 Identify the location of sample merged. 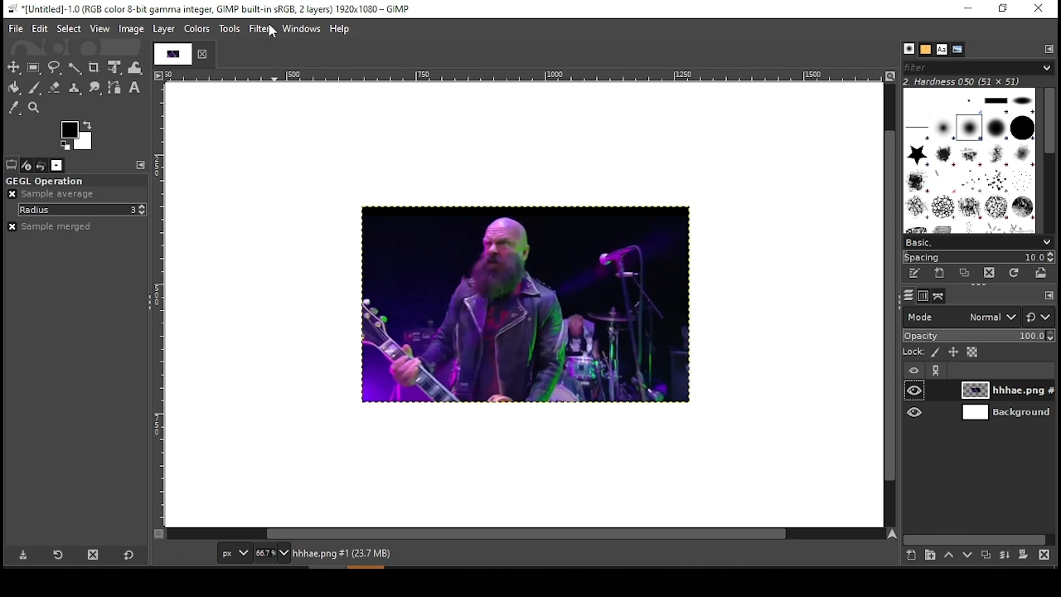
(54, 226).